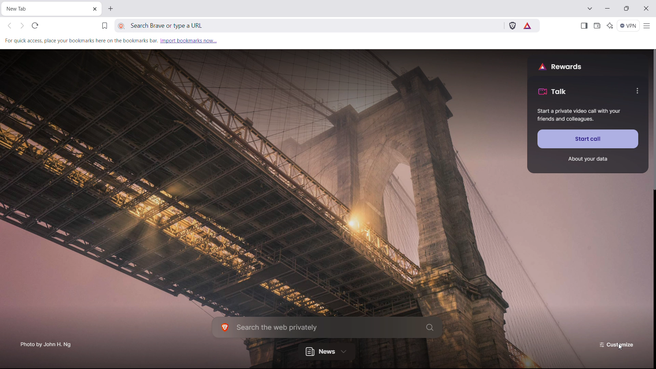  Describe the element at coordinates (626, 8) in the screenshot. I see `maximize` at that location.